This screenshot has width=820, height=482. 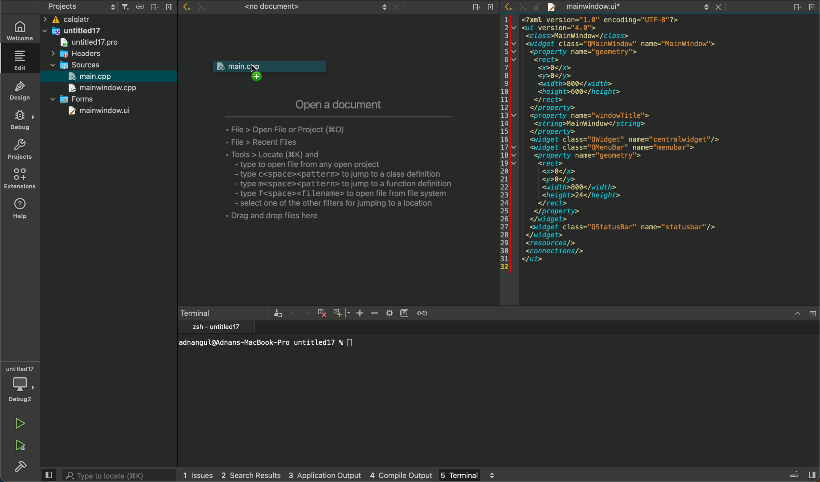 What do you see at coordinates (20, 466) in the screenshot?
I see `build` at bounding box center [20, 466].